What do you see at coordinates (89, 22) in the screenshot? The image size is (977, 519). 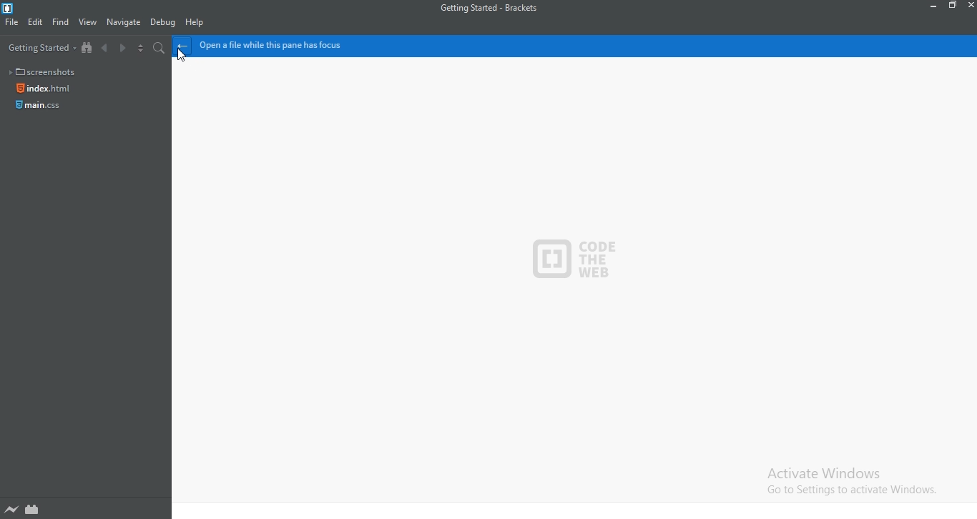 I see `View` at bounding box center [89, 22].